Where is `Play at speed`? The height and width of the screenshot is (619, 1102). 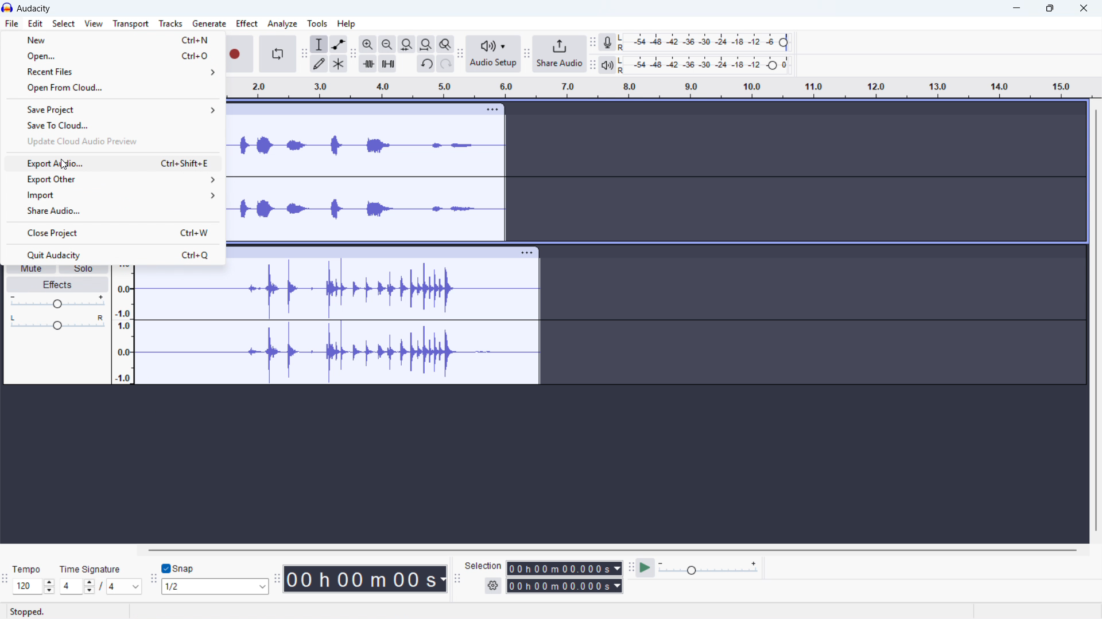 Play at speed is located at coordinates (645, 568).